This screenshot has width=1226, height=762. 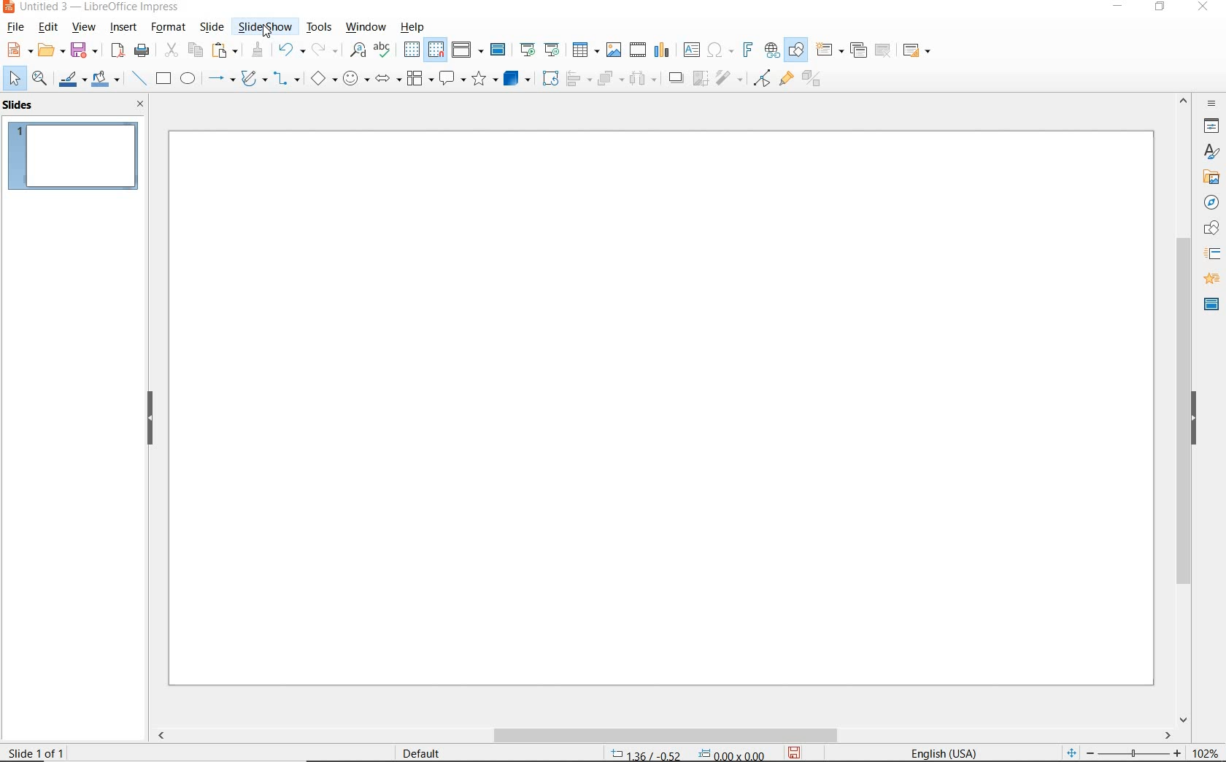 I want to click on SHADOW, so click(x=675, y=78).